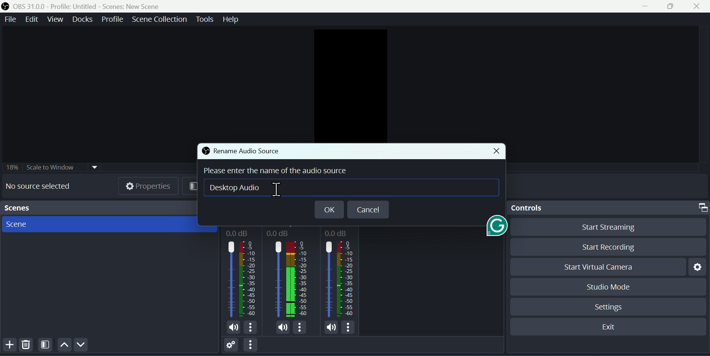 This screenshot has width=710, height=356. What do you see at coordinates (160, 20) in the screenshot?
I see `Scene collection` at bounding box center [160, 20].